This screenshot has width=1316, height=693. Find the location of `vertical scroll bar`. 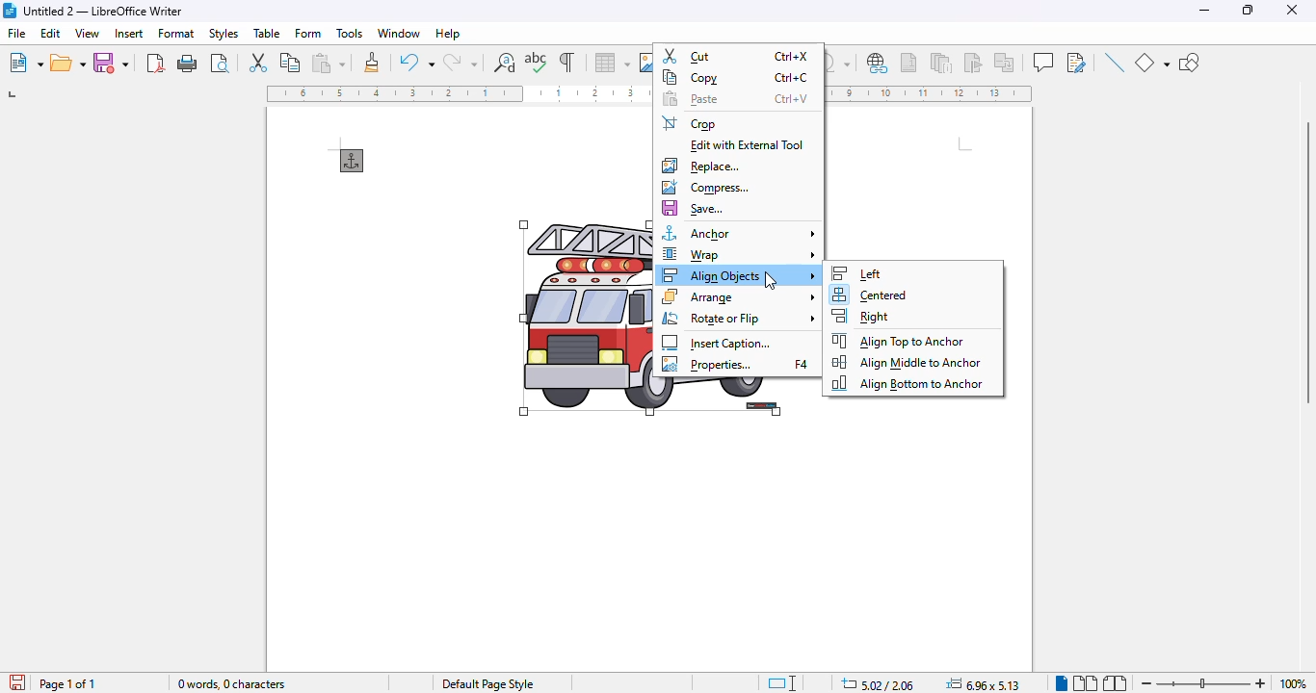

vertical scroll bar is located at coordinates (1306, 264).